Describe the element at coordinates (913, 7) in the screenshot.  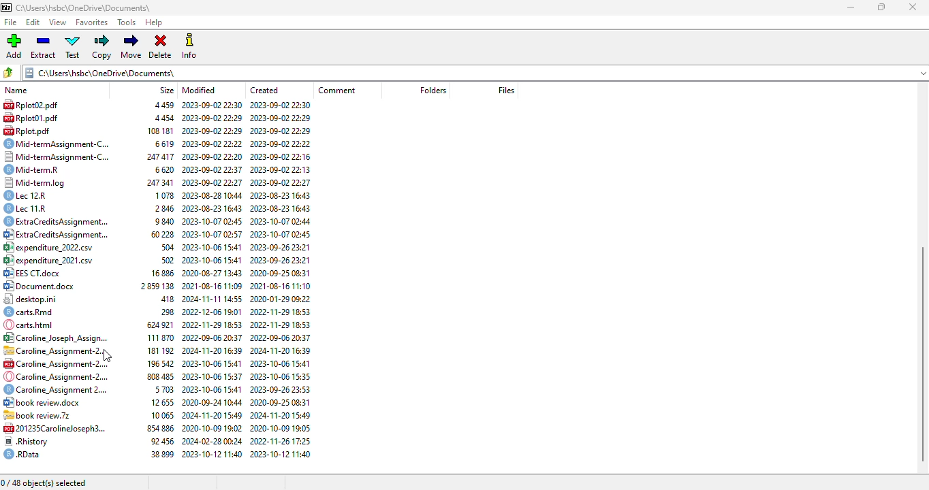
I see `close` at that location.